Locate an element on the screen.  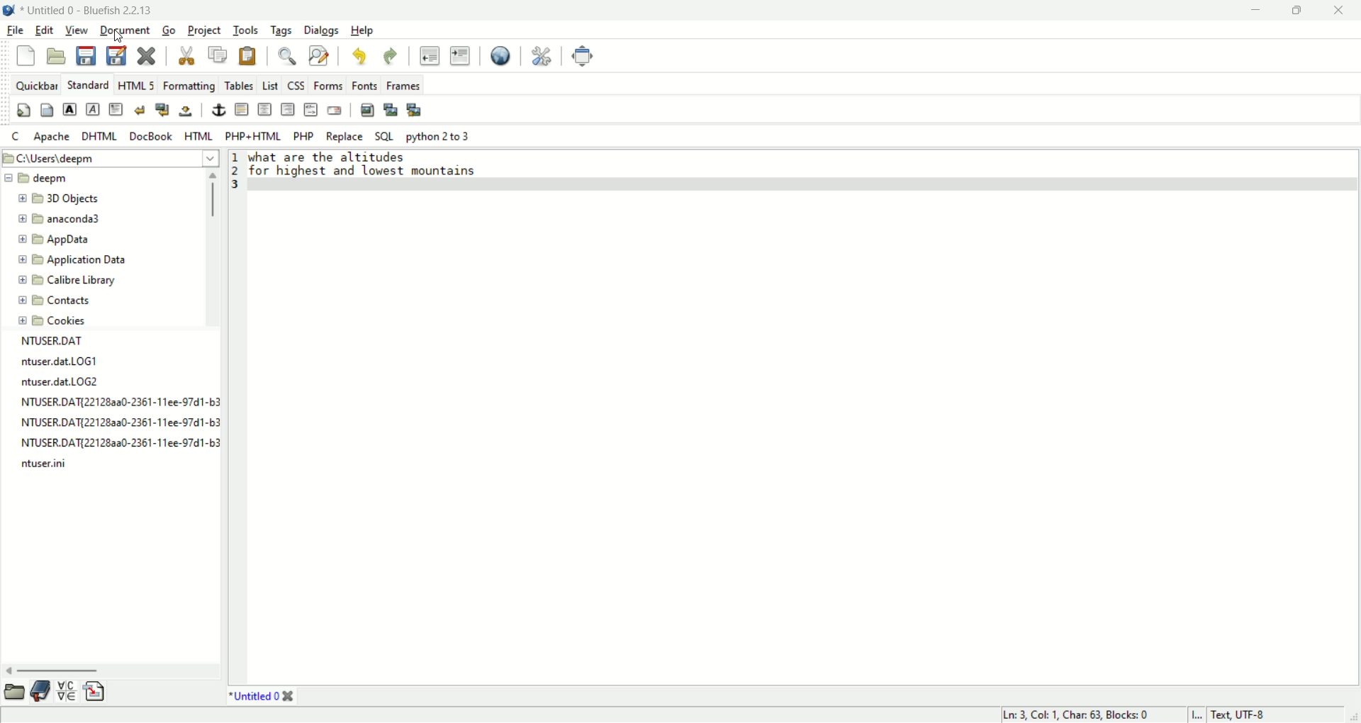
anchor/hyperlink is located at coordinates (220, 110).